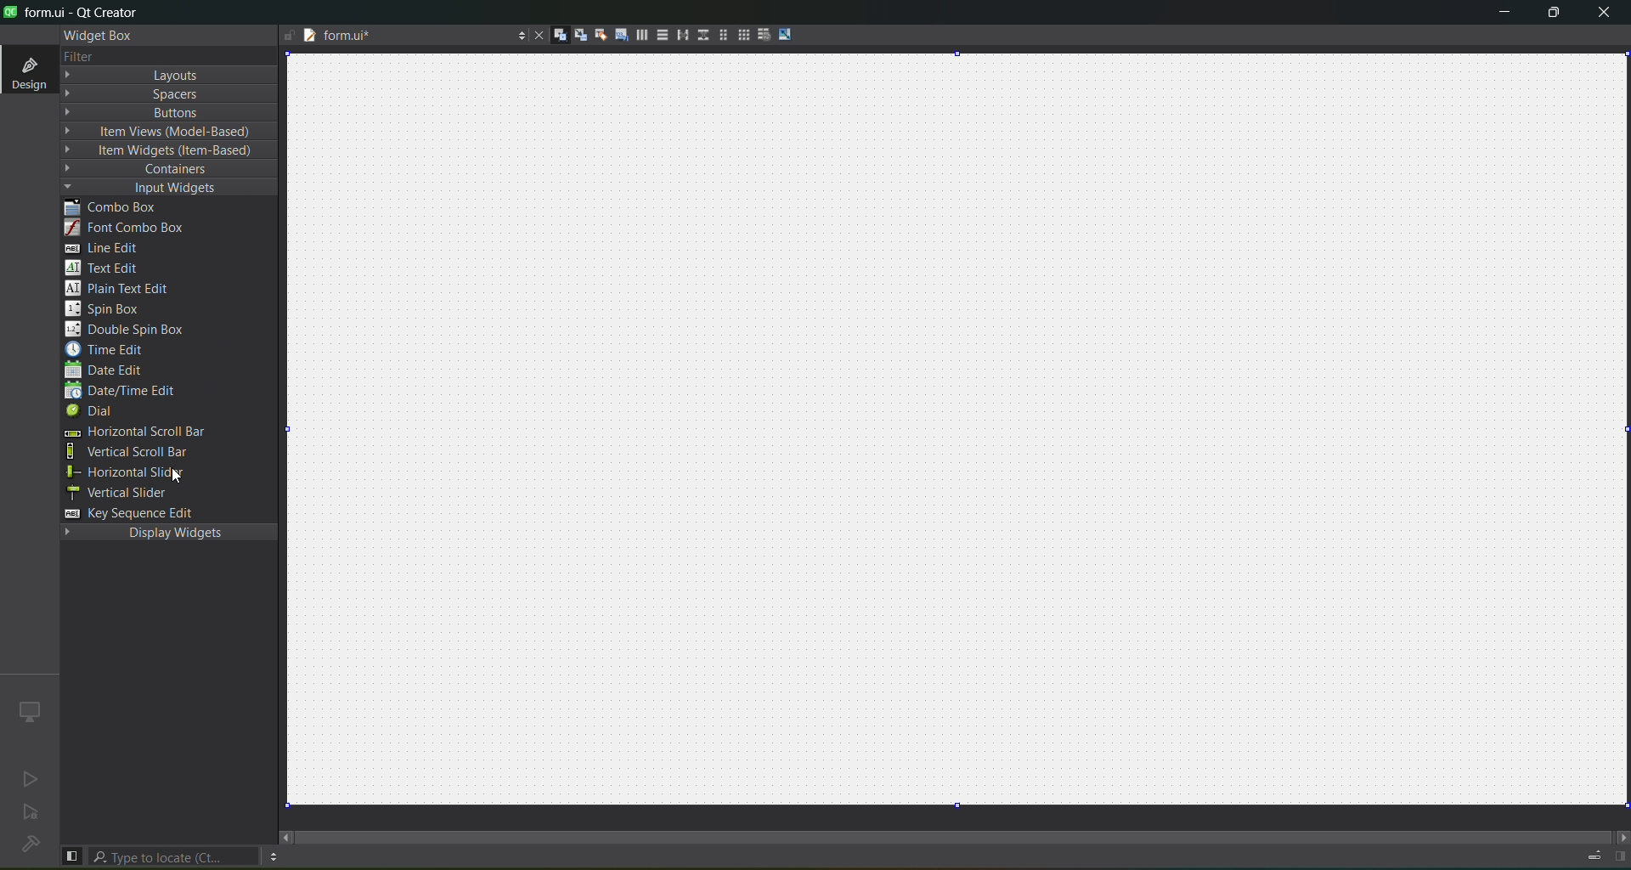 This screenshot has height=870, width=1631. I want to click on widgets, so click(552, 36).